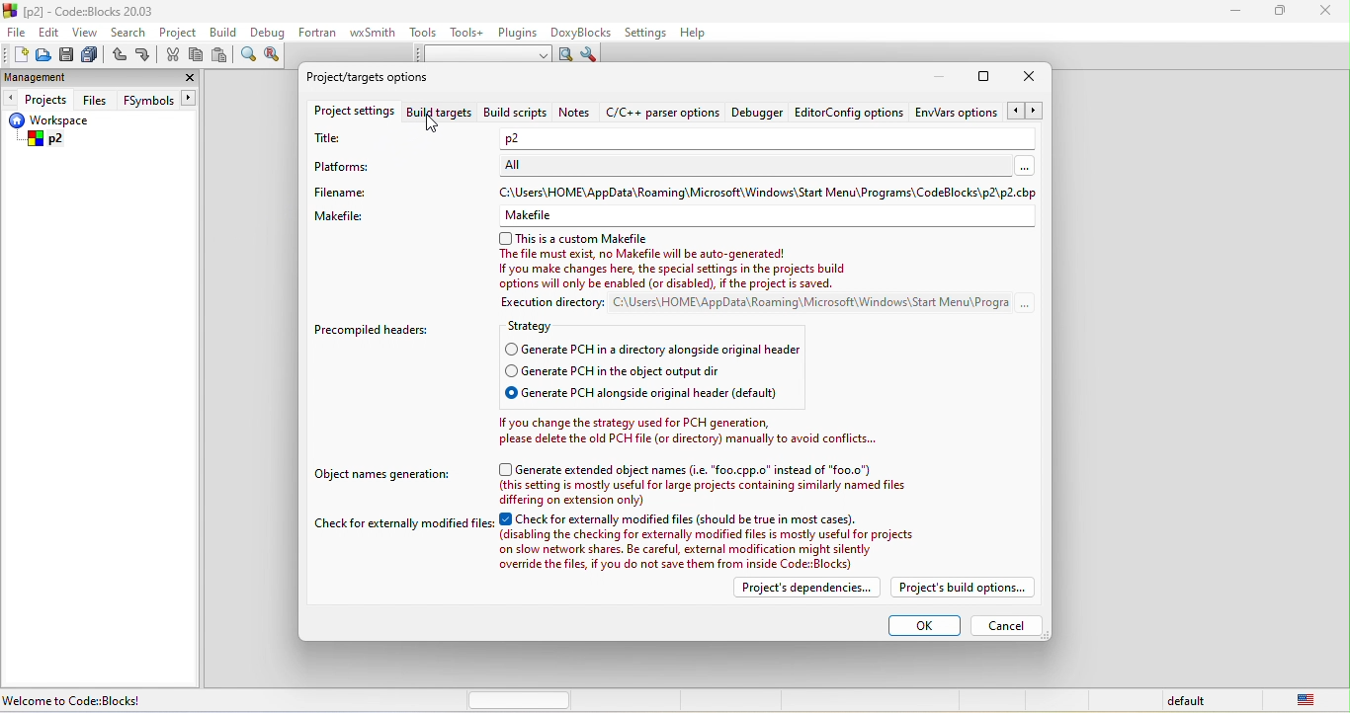 Image resolution: width=1350 pixels, height=713 pixels. Describe the element at coordinates (249, 57) in the screenshot. I see `find` at that location.